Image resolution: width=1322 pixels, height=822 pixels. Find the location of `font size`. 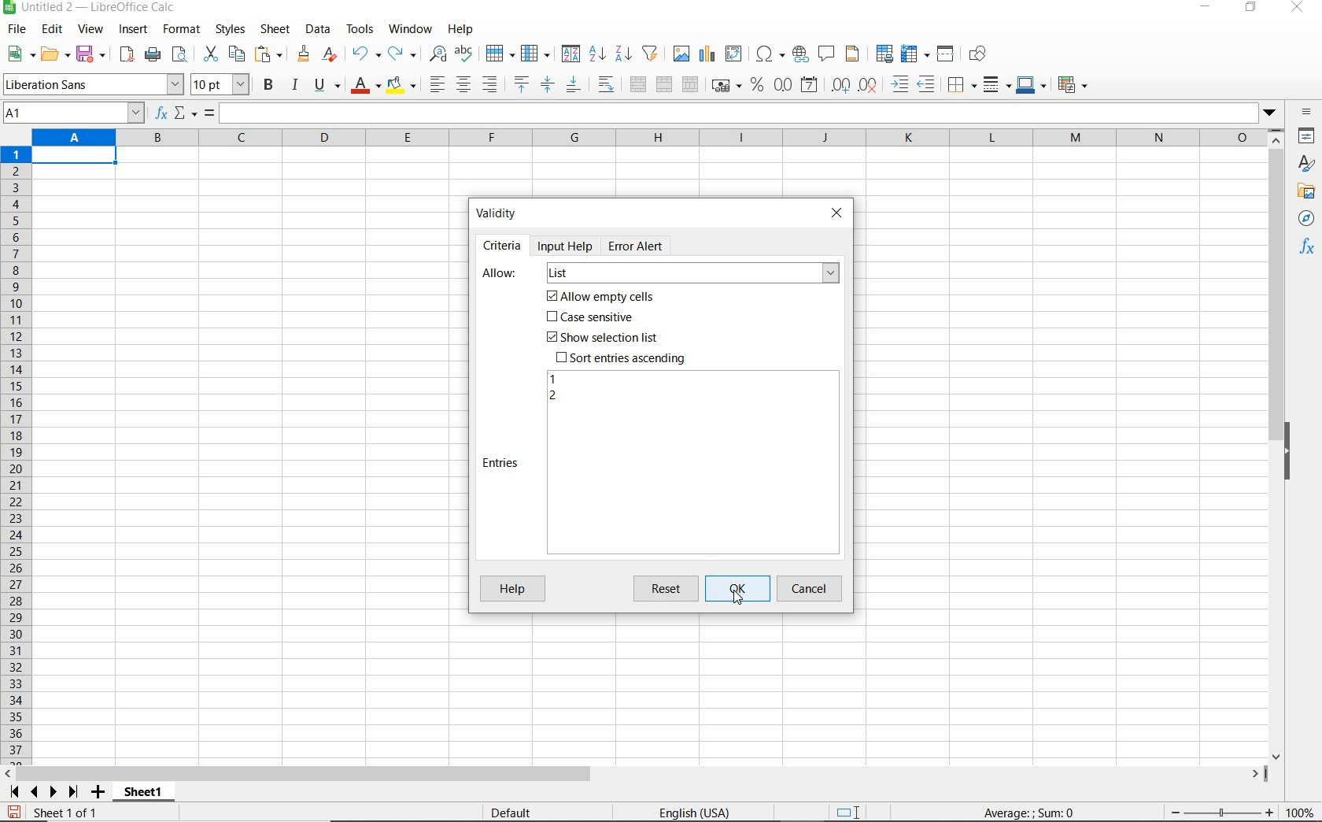

font size is located at coordinates (220, 84).